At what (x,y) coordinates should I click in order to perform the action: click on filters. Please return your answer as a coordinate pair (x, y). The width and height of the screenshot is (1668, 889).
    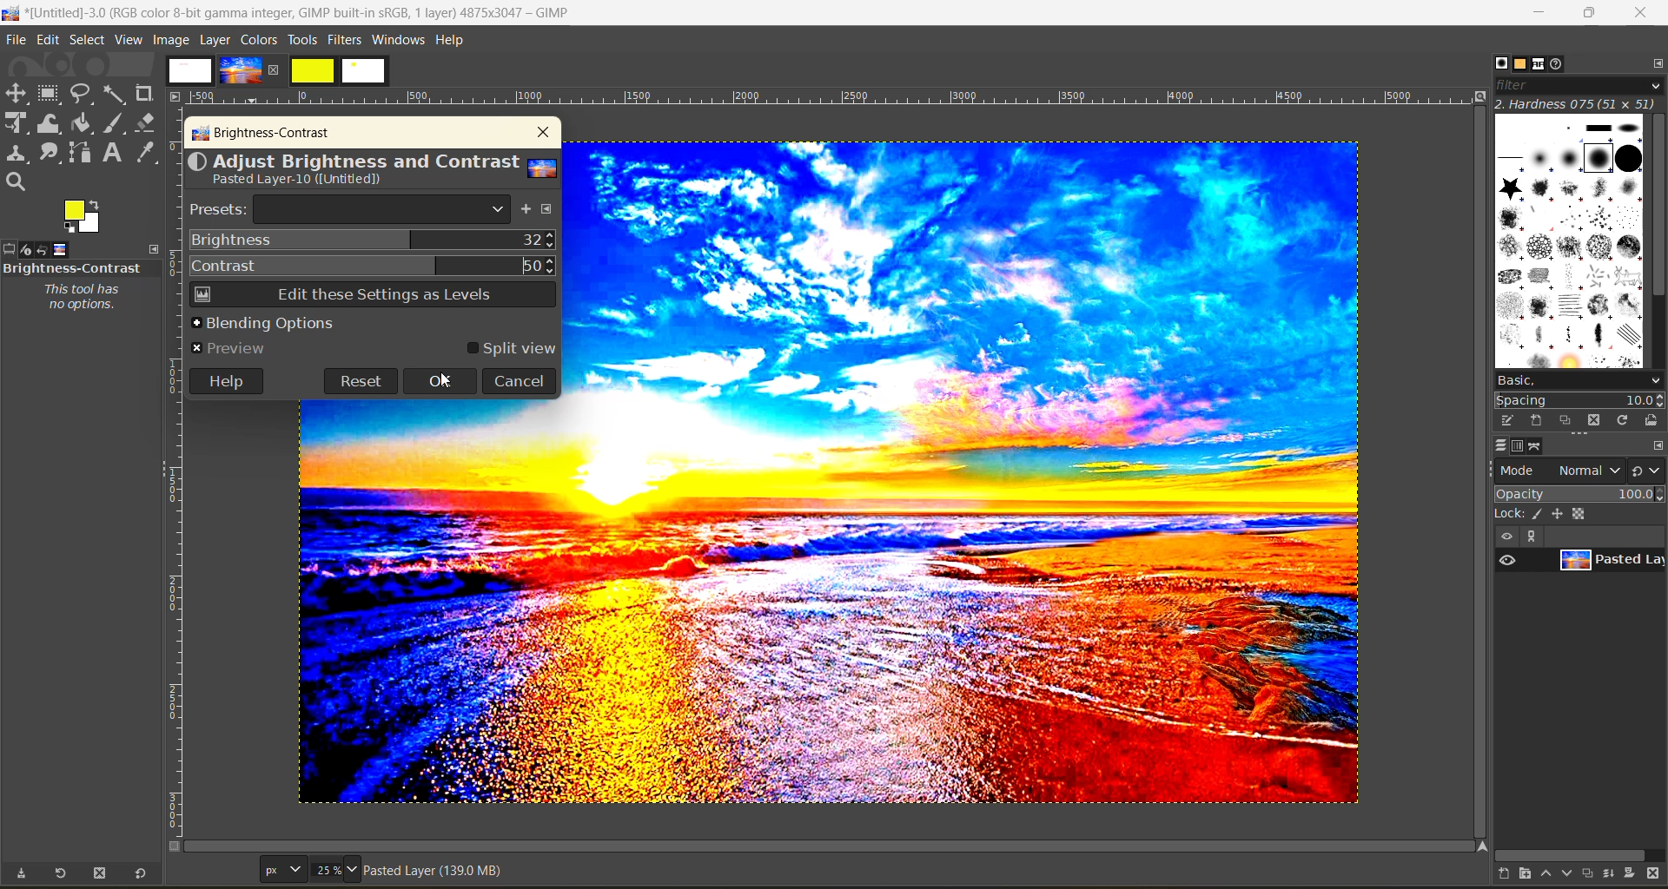
    Looking at the image, I should click on (347, 39).